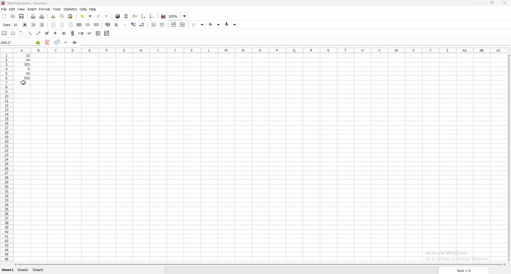 This screenshot has height=274, width=511. I want to click on accept changes, so click(57, 42).